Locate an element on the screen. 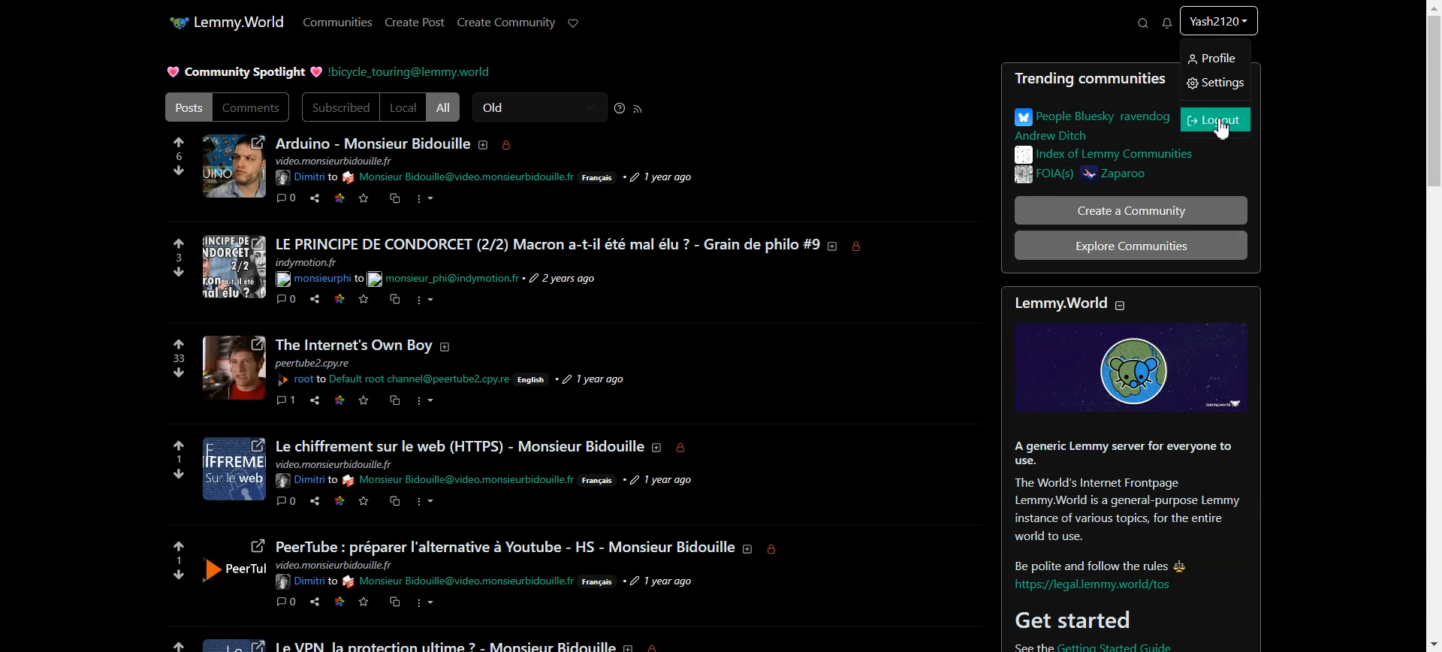 Image resolution: width=1442 pixels, height=652 pixels. Locked is located at coordinates (508, 146).